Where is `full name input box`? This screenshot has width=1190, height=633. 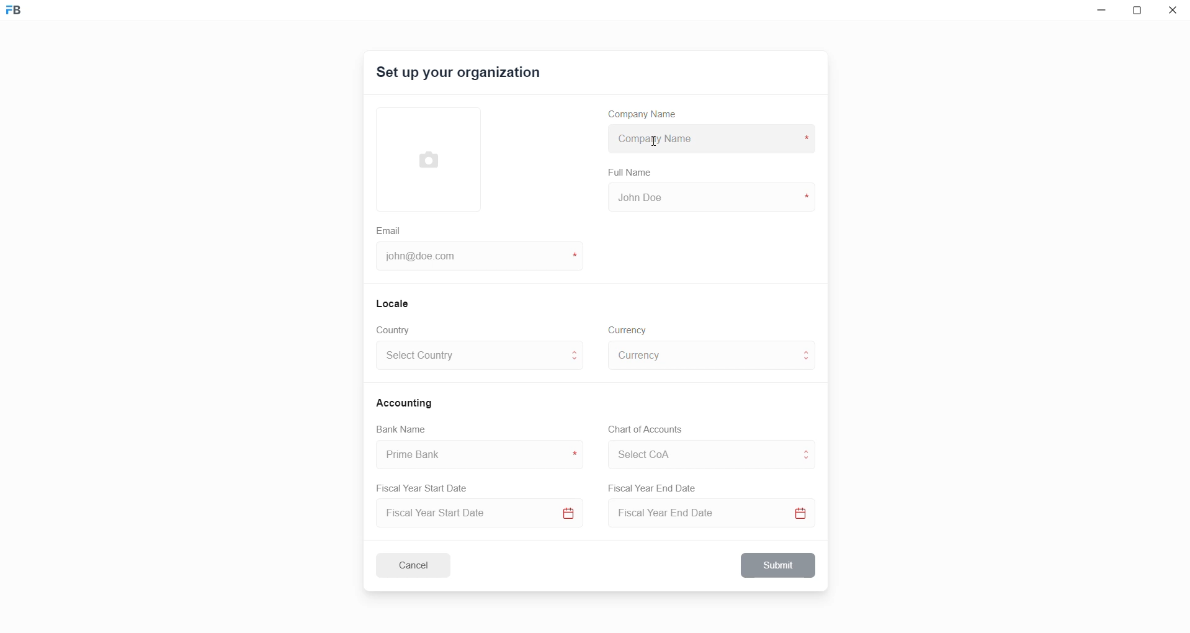 full name input box is located at coordinates (710, 196).